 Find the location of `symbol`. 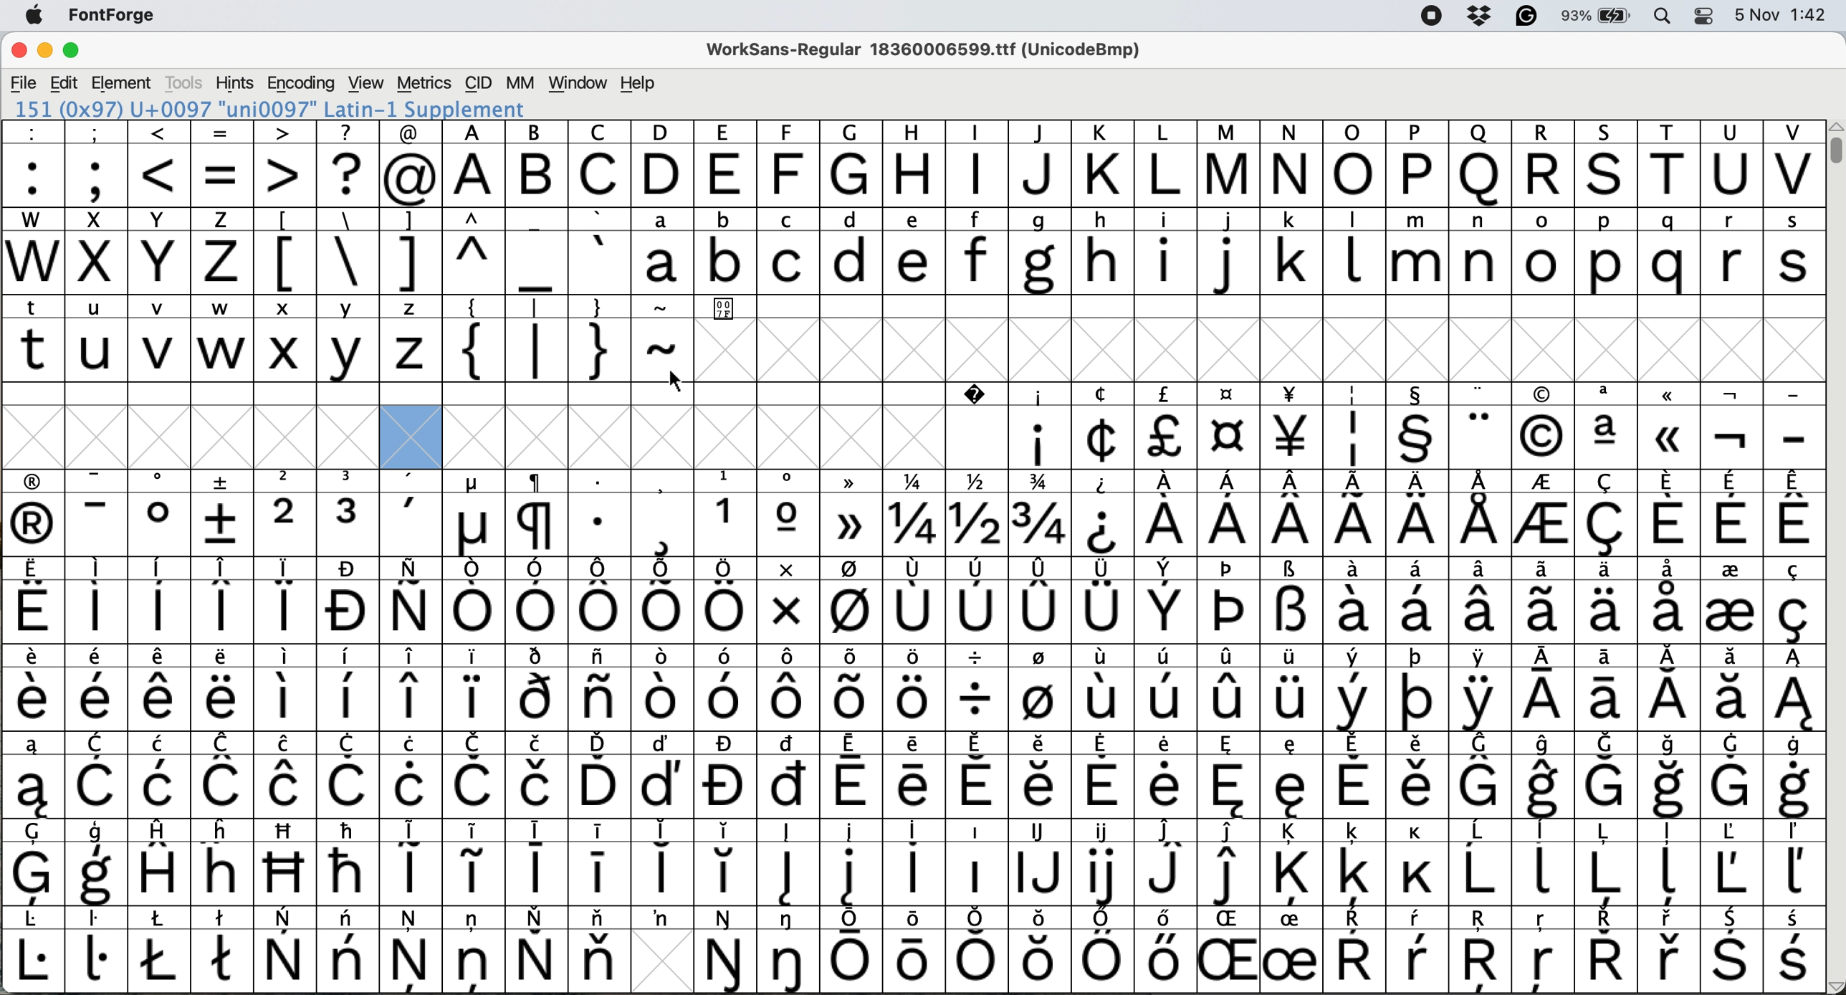

symbol is located at coordinates (1607, 776).